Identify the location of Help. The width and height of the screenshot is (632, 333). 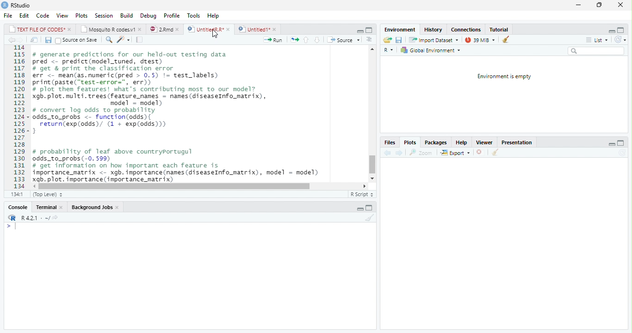
(460, 142).